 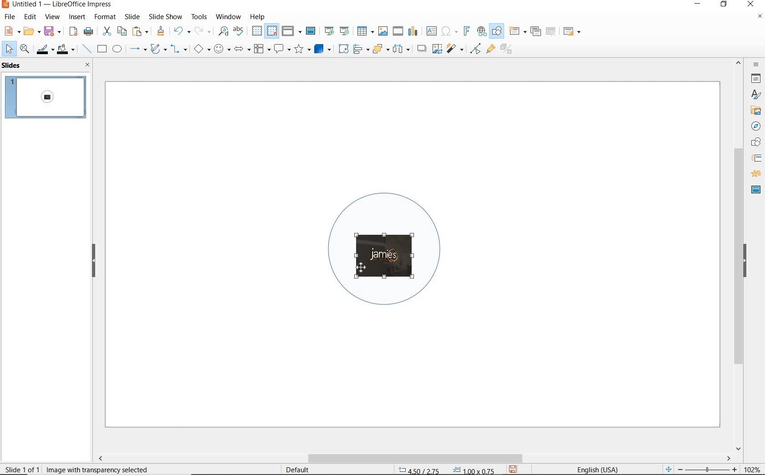 I want to click on hide, so click(x=94, y=261).